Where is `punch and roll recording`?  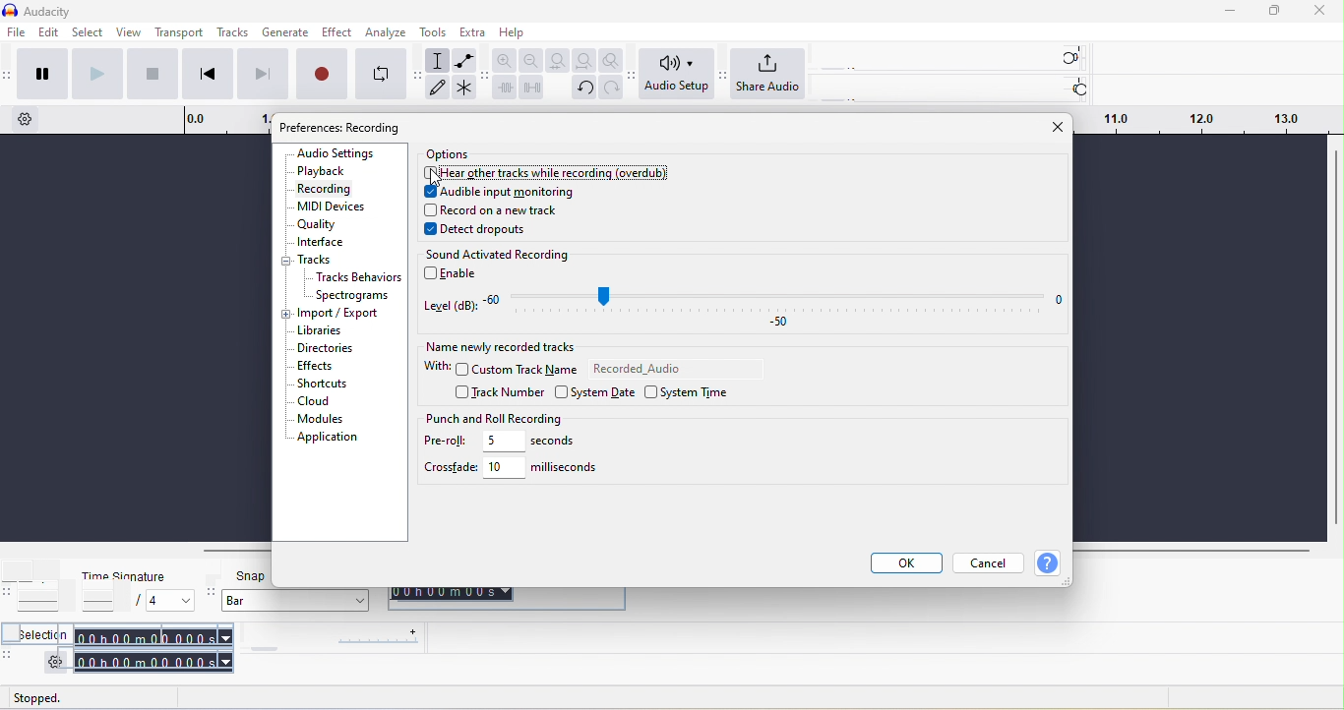 punch and roll recording is located at coordinates (505, 419).